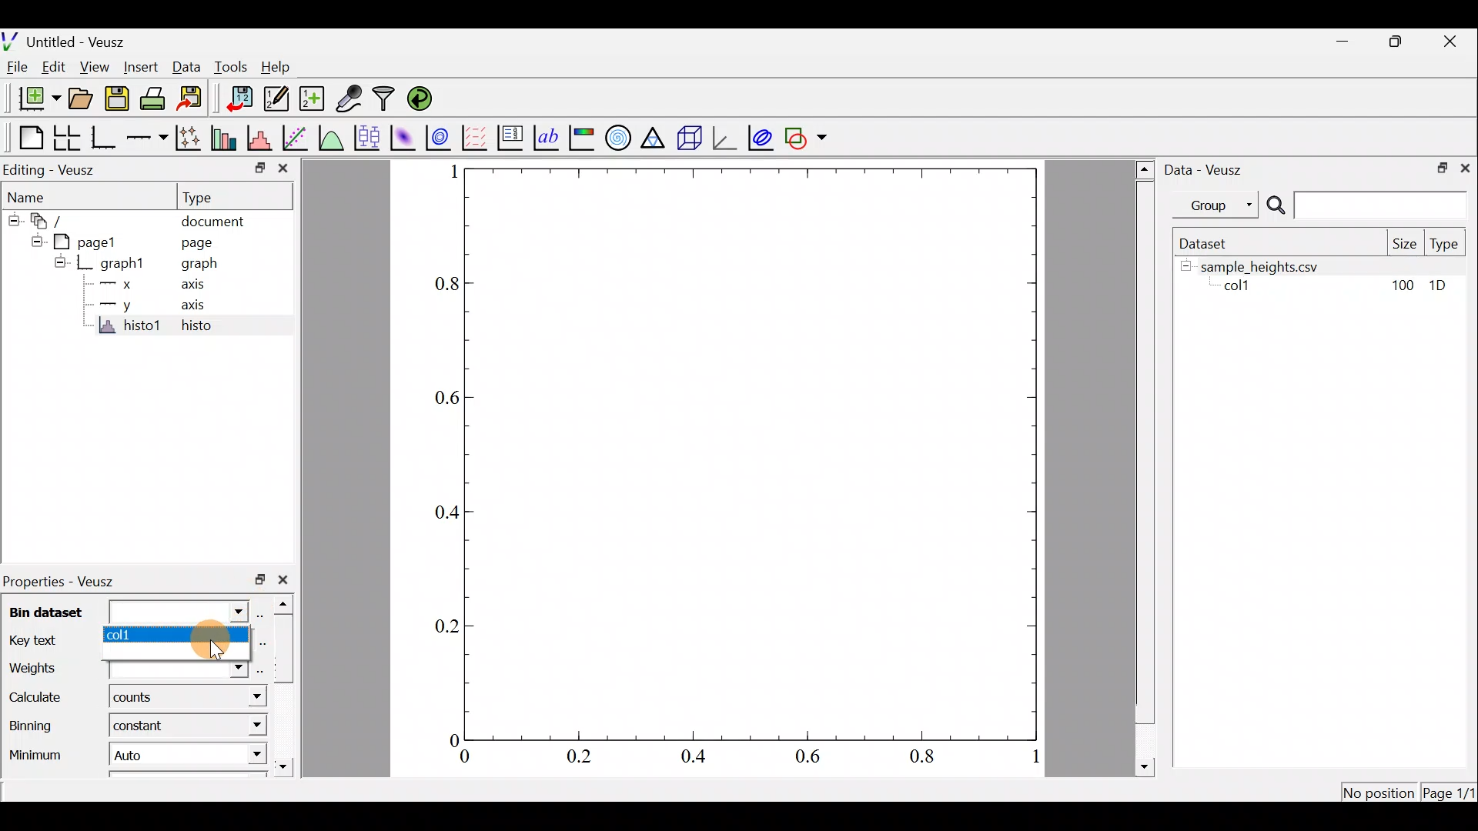 This screenshot has width=1478, height=831. I want to click on edit and enter new datasets, so click(276, 98).